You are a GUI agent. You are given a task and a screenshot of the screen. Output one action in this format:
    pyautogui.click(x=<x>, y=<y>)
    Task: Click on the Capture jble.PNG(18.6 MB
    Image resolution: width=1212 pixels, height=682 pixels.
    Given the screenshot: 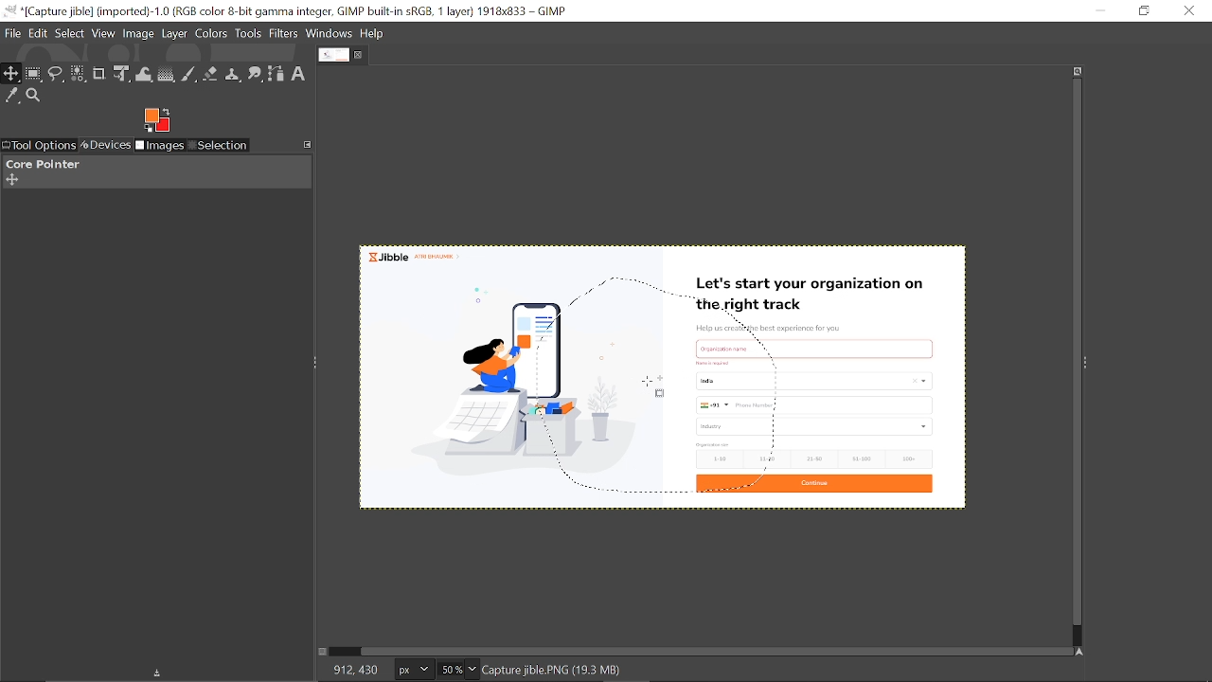 What is the action you would take?
    pyautogui.click(x=554, y=669)
    